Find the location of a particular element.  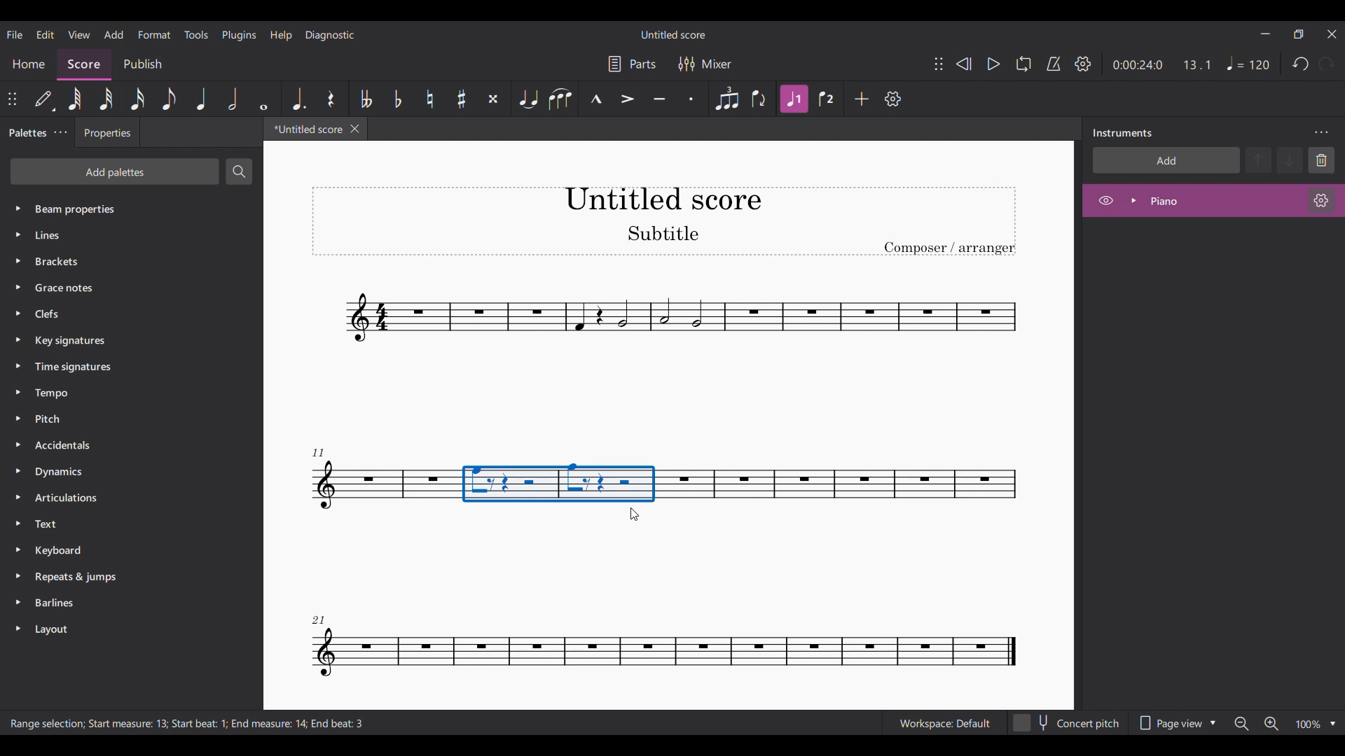

Instrument settings is located at coordinates (1322, 200).